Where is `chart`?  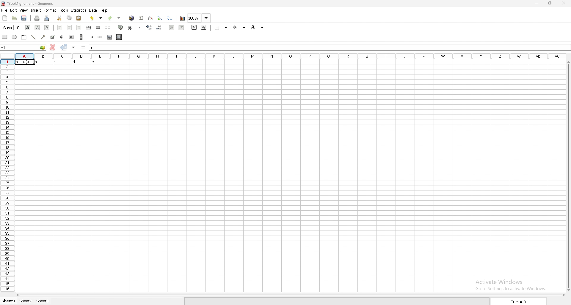 chart is located at coordinates (183, 18).